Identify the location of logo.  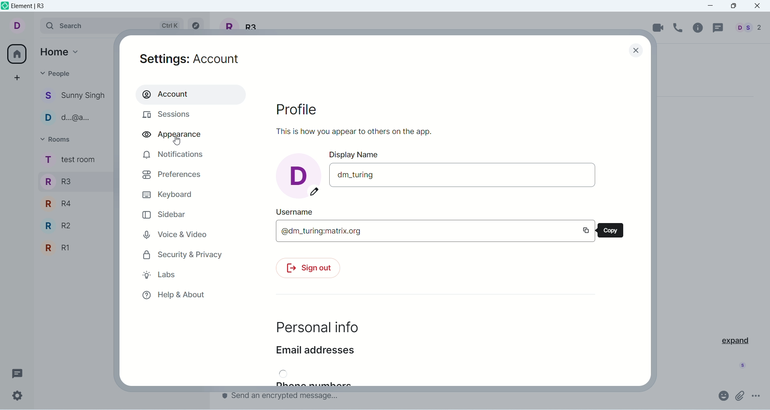
(5, 7).